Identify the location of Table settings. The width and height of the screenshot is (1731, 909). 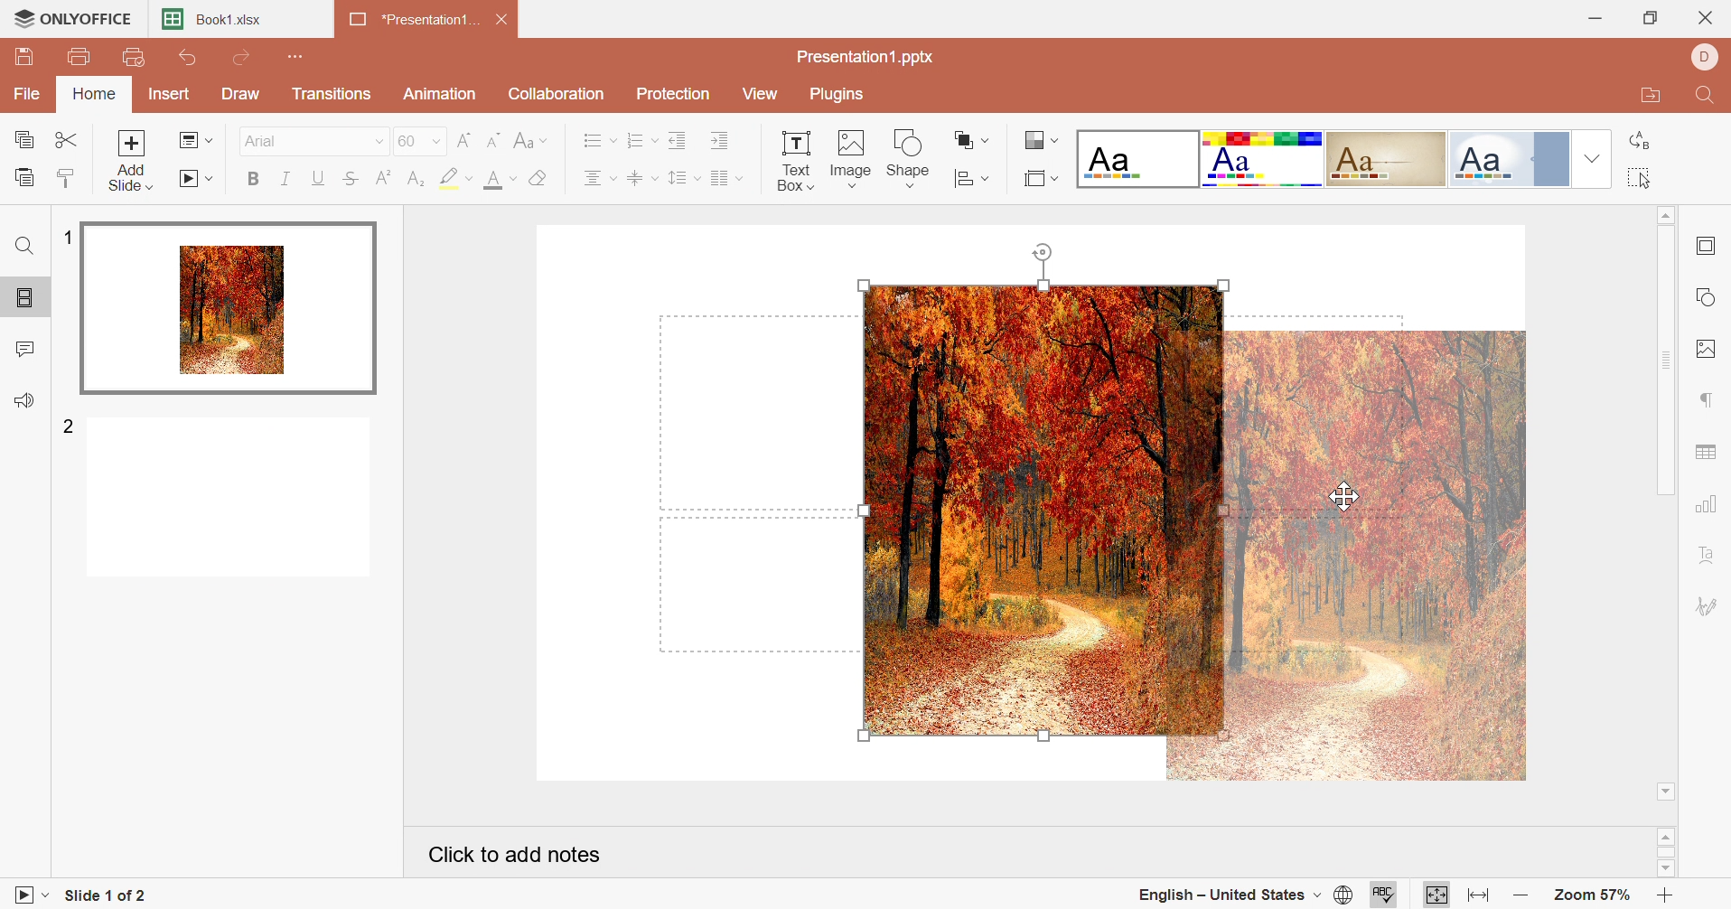
(1706, 452).